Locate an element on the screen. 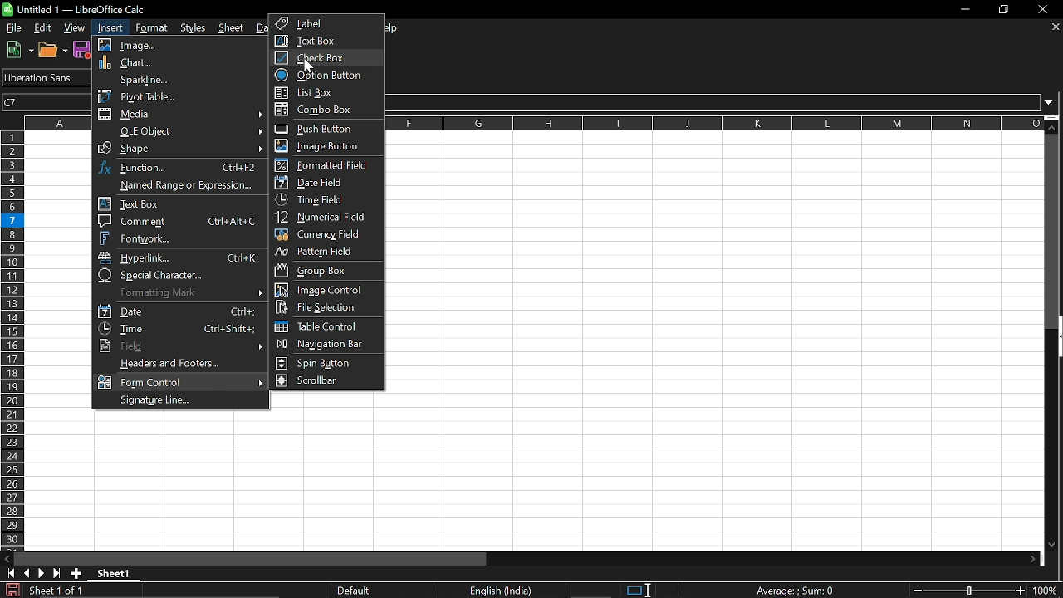 The height and width of the screenshot is (598, 1063). Save is located at coordinates (11, 590).